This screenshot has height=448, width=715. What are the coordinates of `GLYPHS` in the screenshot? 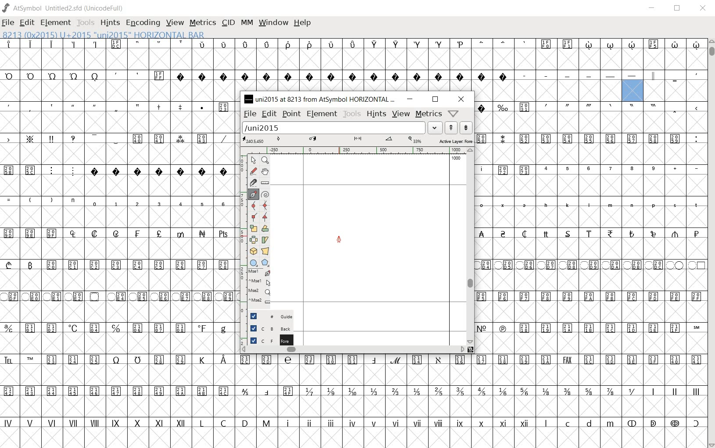 It's located at (118, 242).